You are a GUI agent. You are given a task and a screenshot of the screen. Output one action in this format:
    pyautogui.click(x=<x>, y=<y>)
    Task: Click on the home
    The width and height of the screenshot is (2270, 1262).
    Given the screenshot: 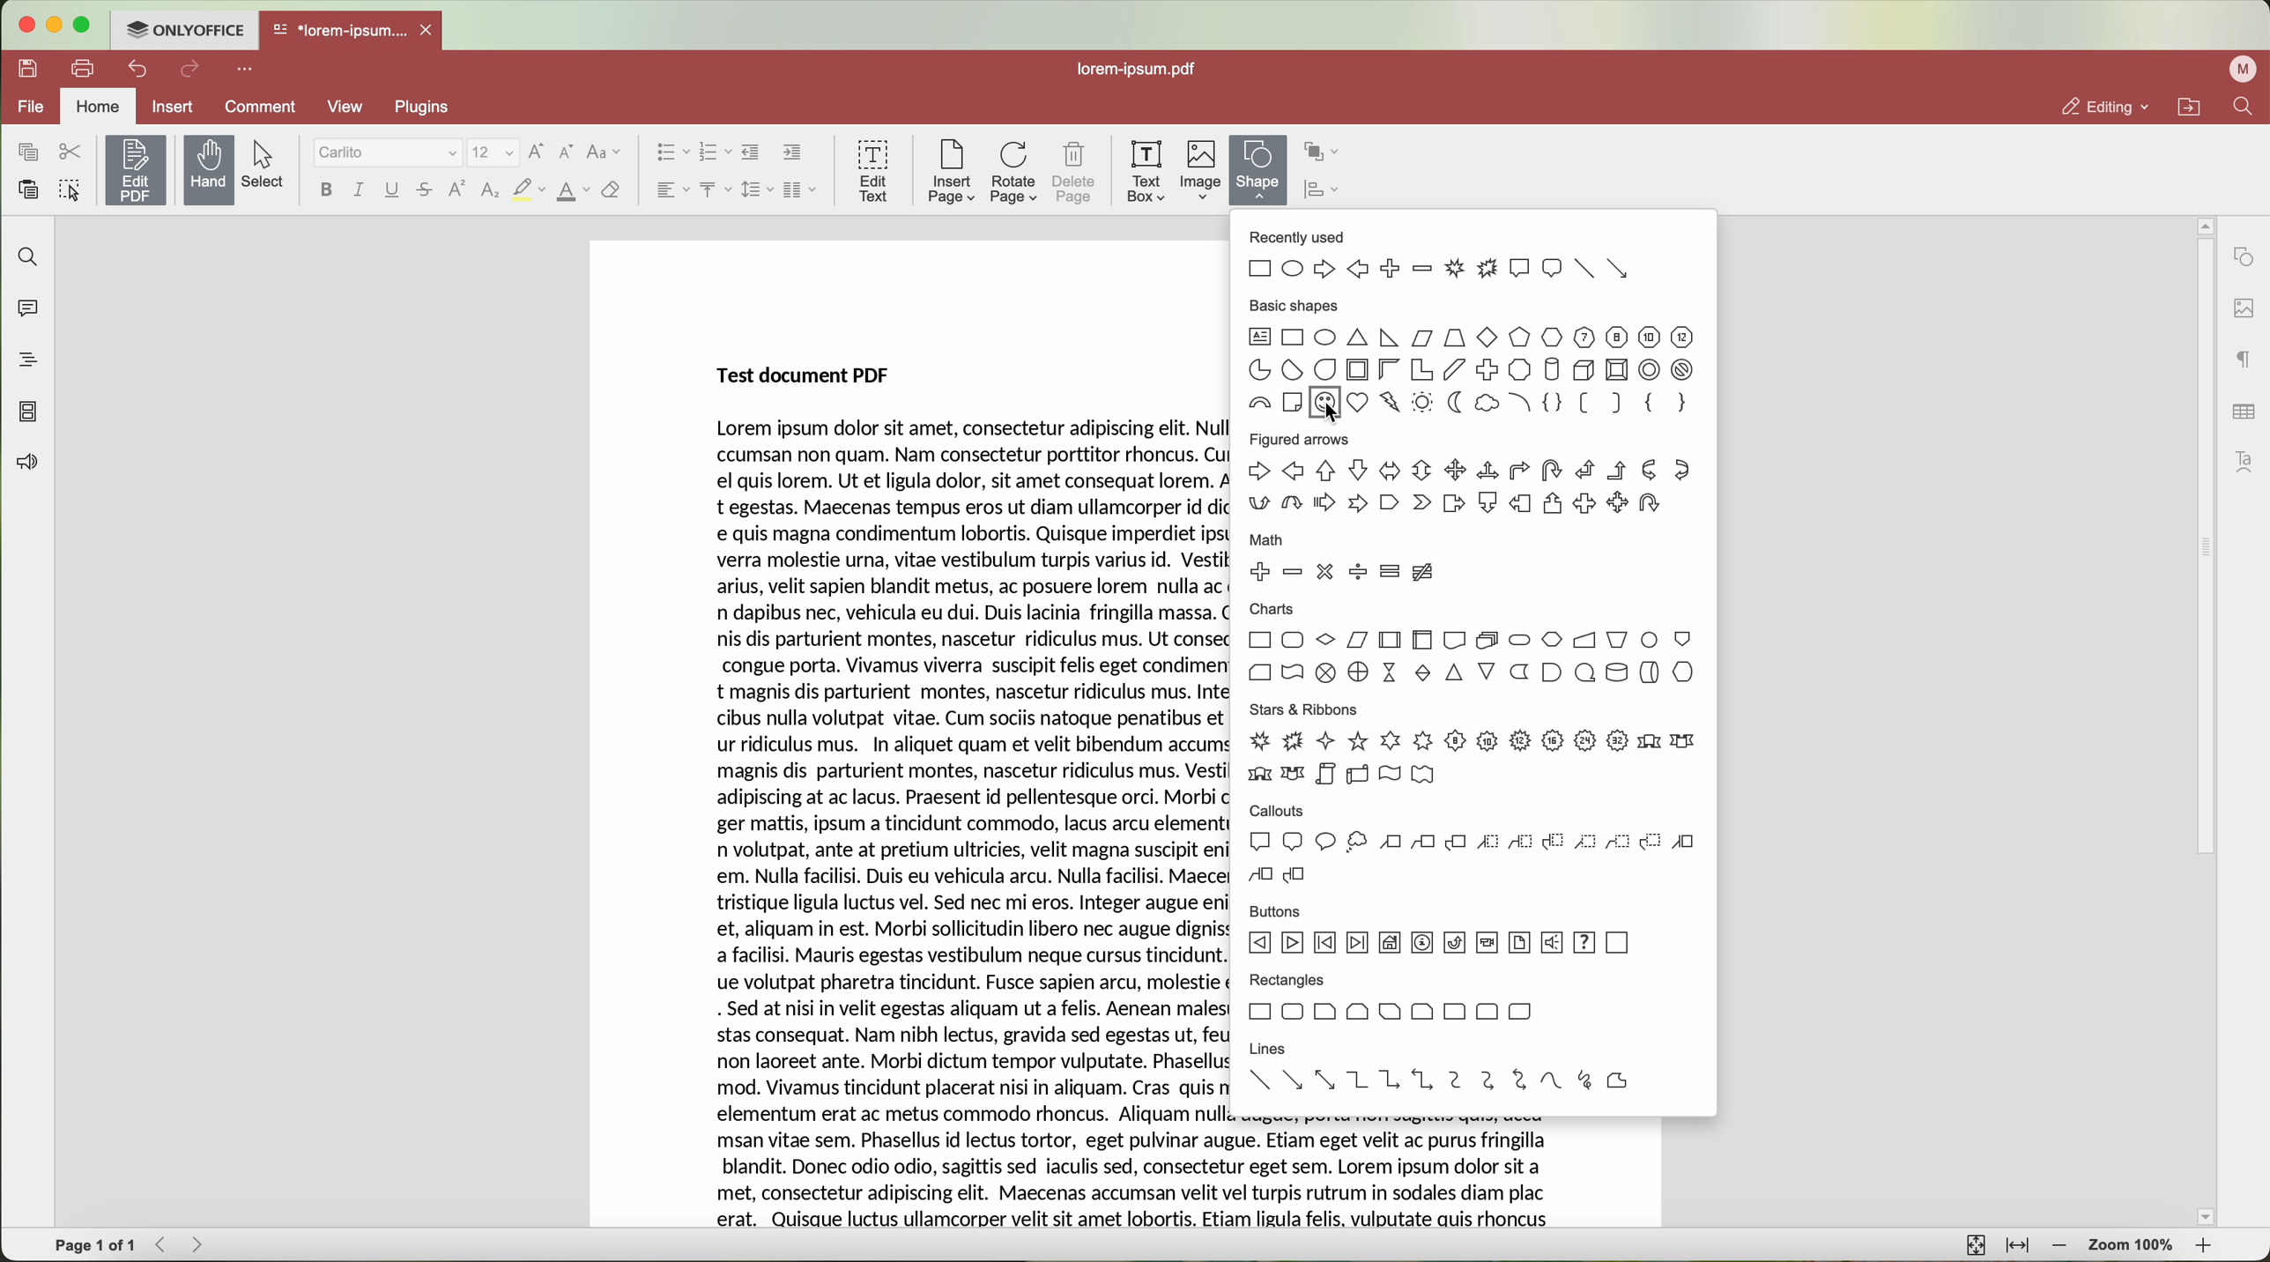 What is the action you would take?
    pyautogui.click(x=100, y=105)
    